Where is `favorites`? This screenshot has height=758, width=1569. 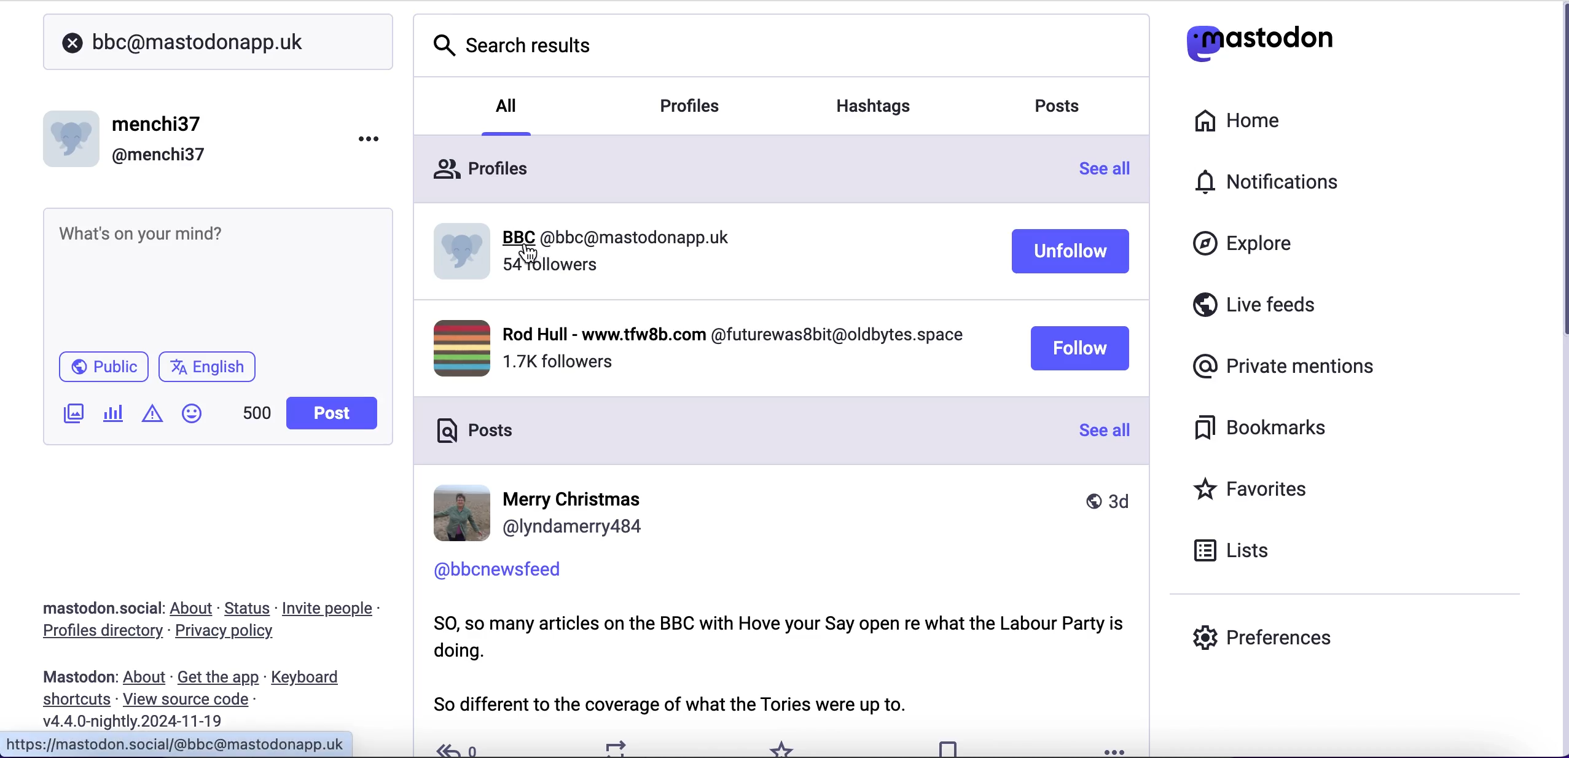
favorites is located at coordinates (1254, 491).